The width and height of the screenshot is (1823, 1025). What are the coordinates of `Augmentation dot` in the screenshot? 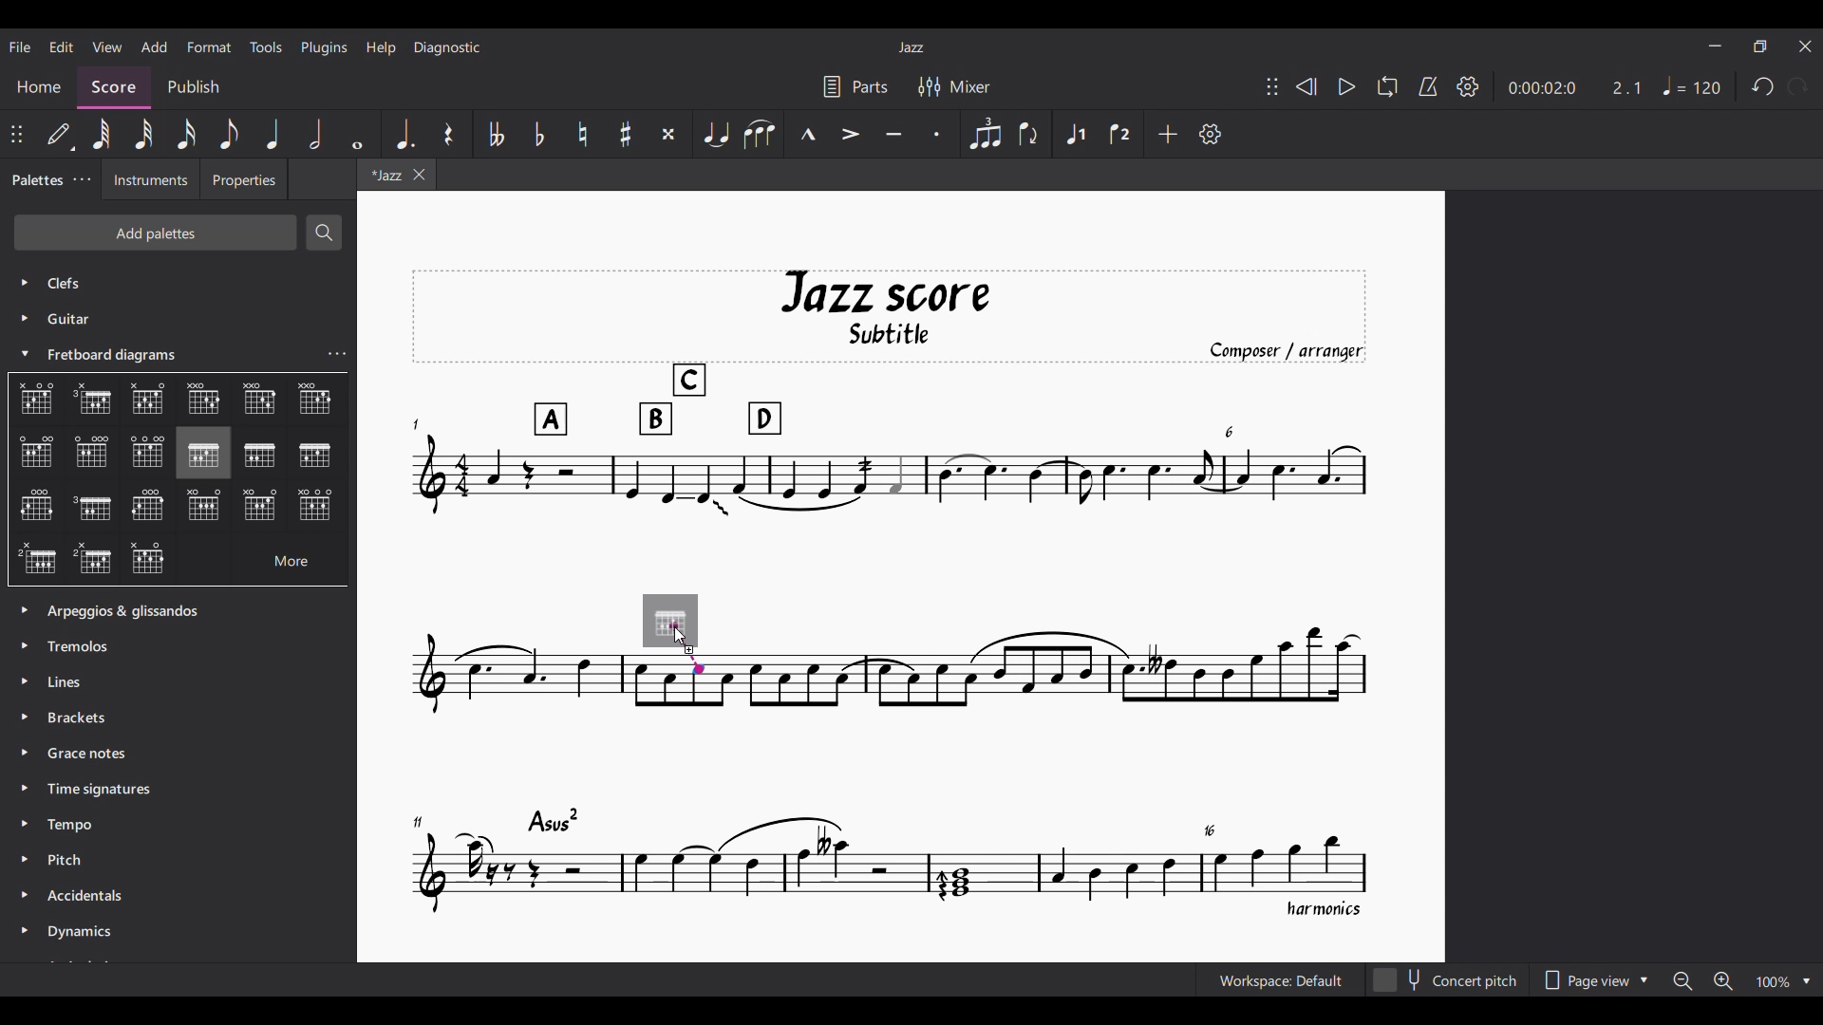 It's located at (404, 133).